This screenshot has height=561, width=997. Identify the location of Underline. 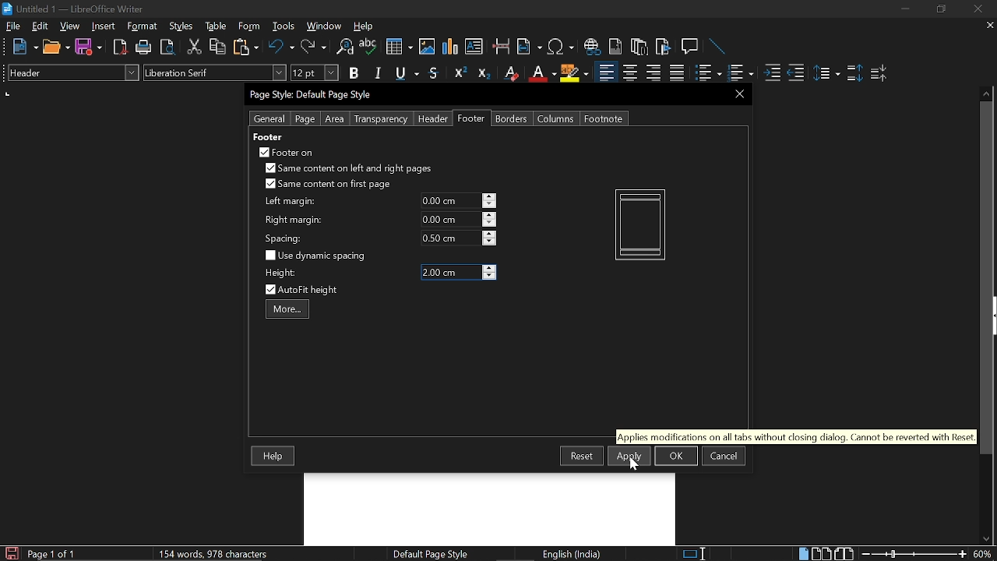
(408, 74).